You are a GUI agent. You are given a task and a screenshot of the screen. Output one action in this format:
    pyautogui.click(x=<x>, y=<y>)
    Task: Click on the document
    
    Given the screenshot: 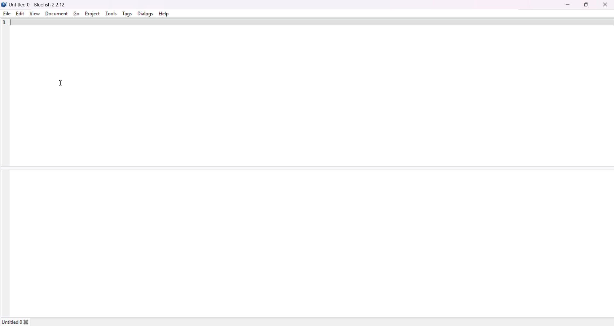 What is the action you would take?
    pyautogui.click(x=56, y=14)
    